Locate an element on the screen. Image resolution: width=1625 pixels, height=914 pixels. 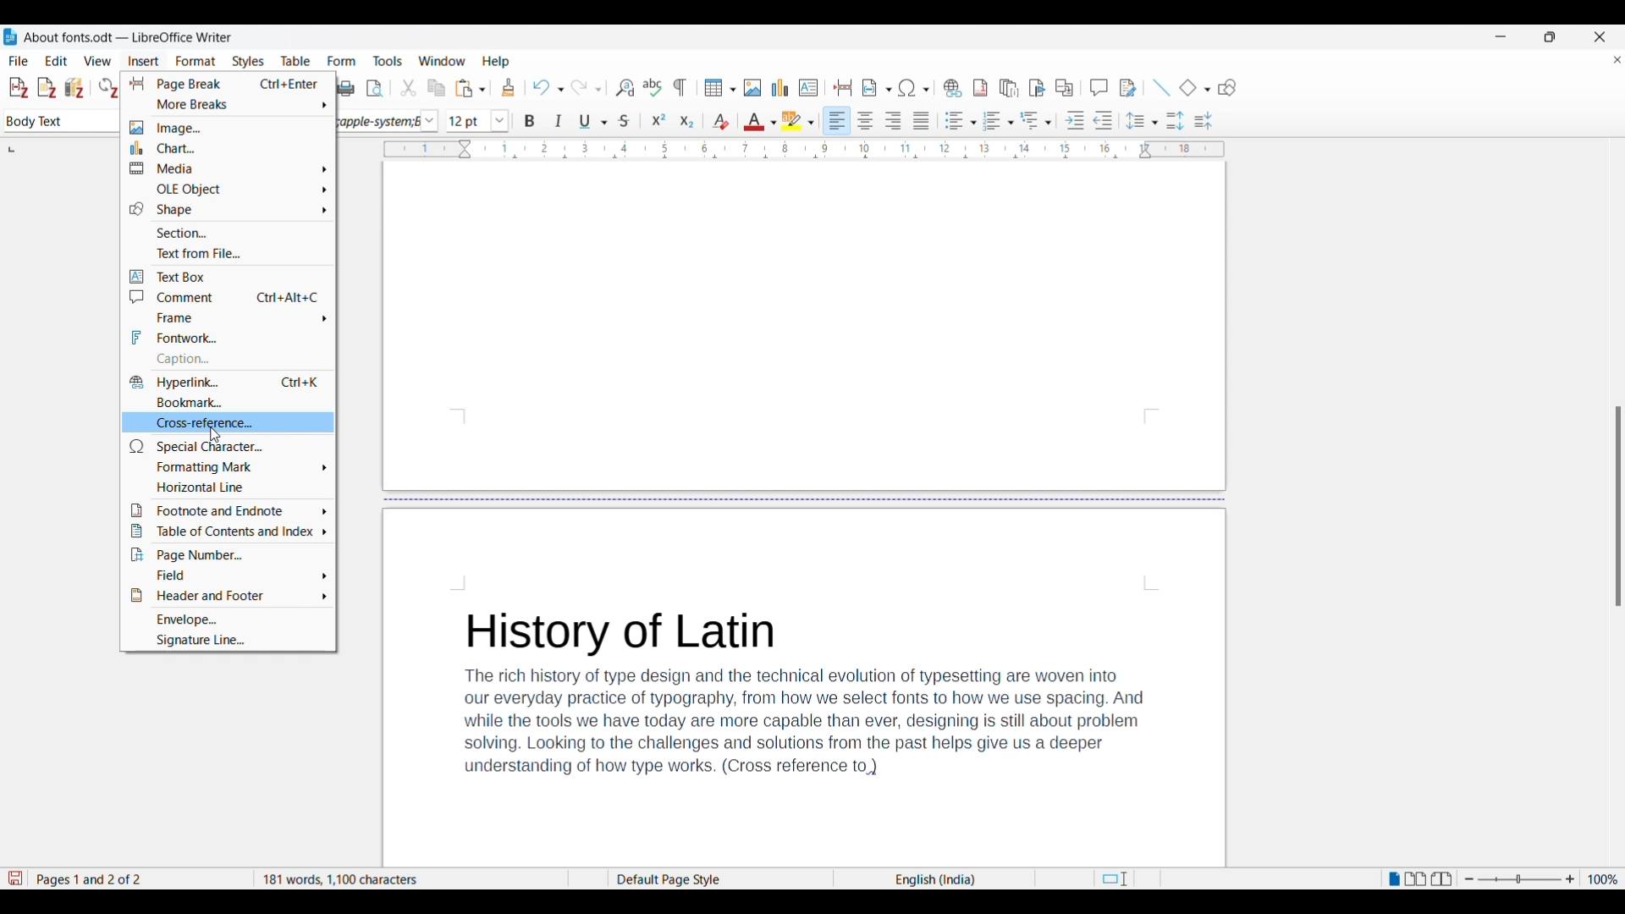
Format is located at coordinates (196, 62).